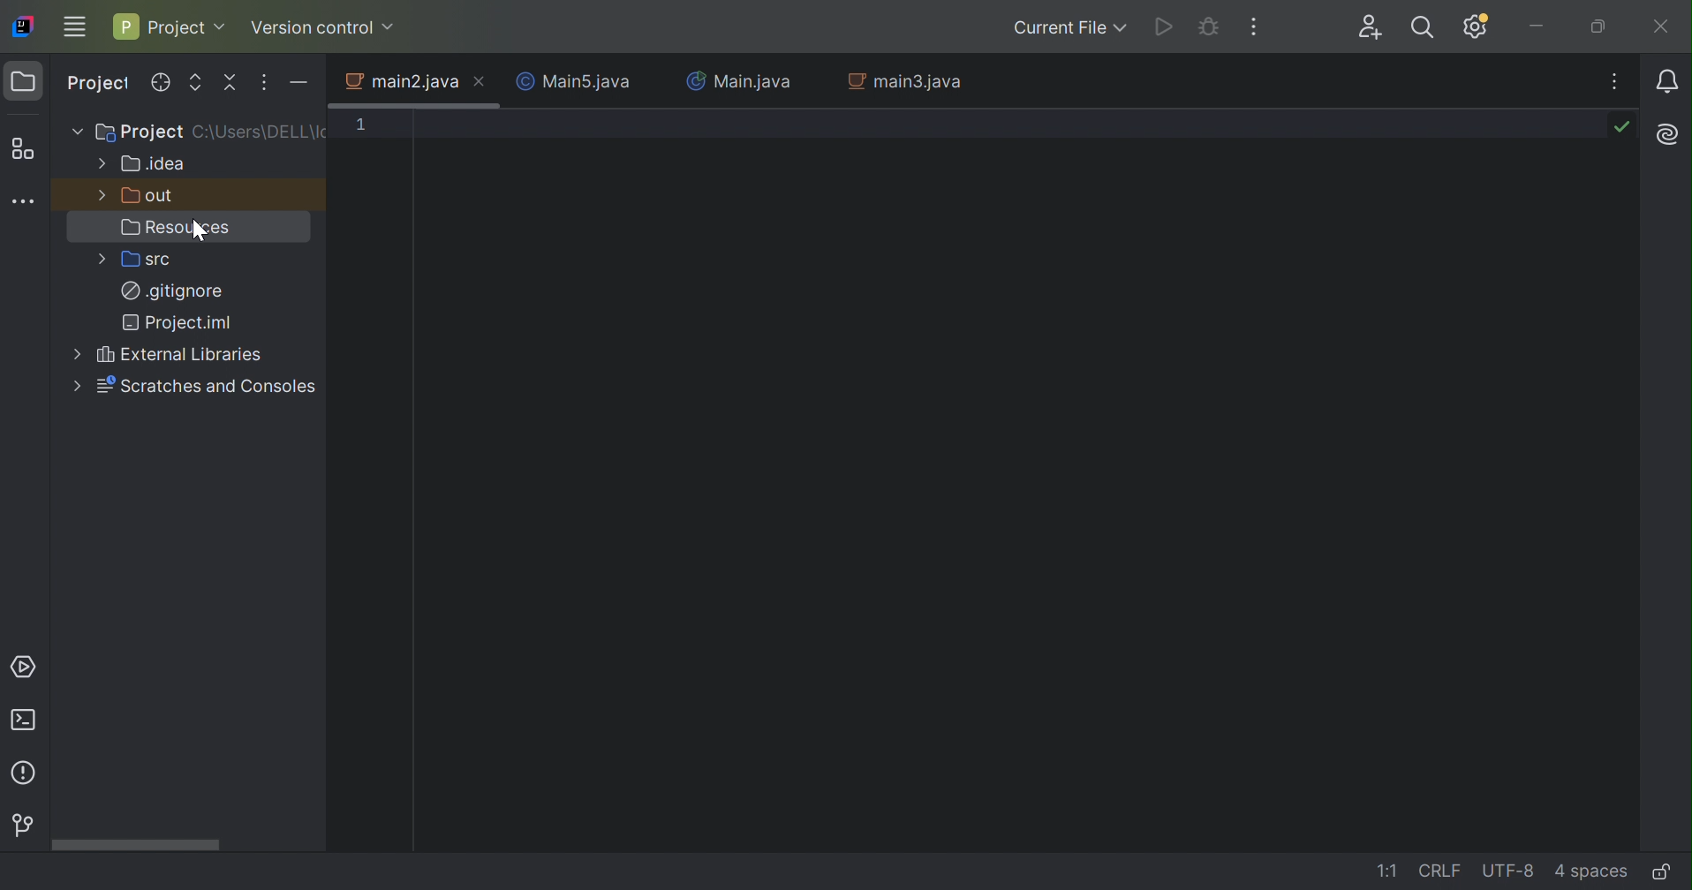  Describe the element at coordinates (261, 132) in the screenshot. I see `C:\Users\DELL\` at that location.